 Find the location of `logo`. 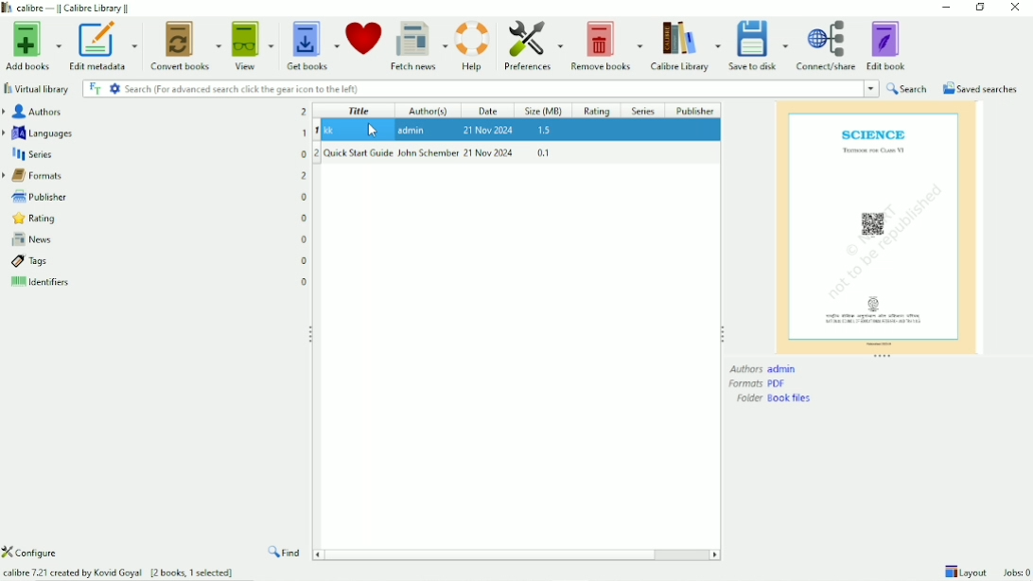

logo is located at coordinates (8, 9).